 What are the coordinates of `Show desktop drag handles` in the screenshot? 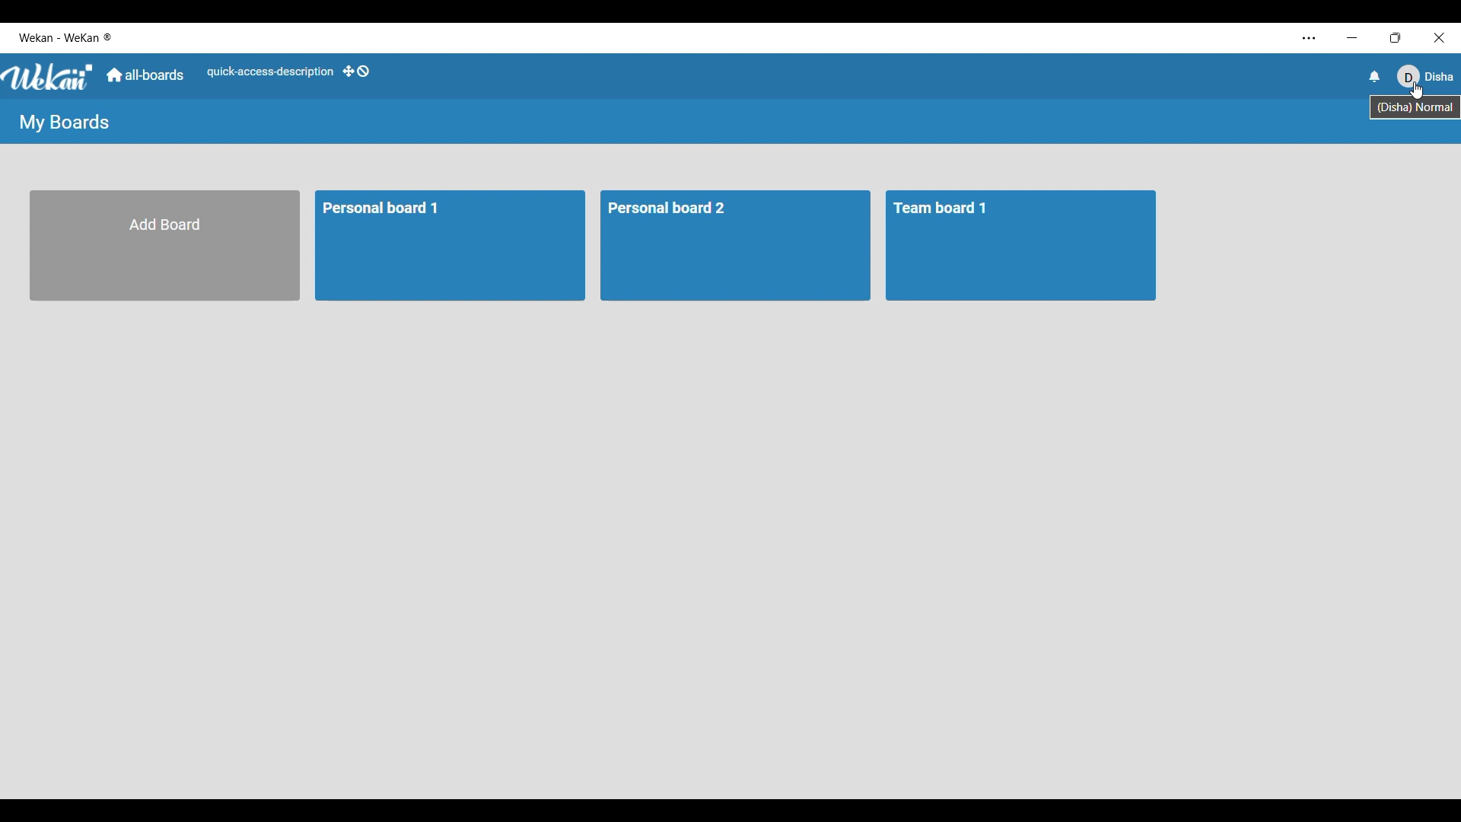 It's located at (355, 72).